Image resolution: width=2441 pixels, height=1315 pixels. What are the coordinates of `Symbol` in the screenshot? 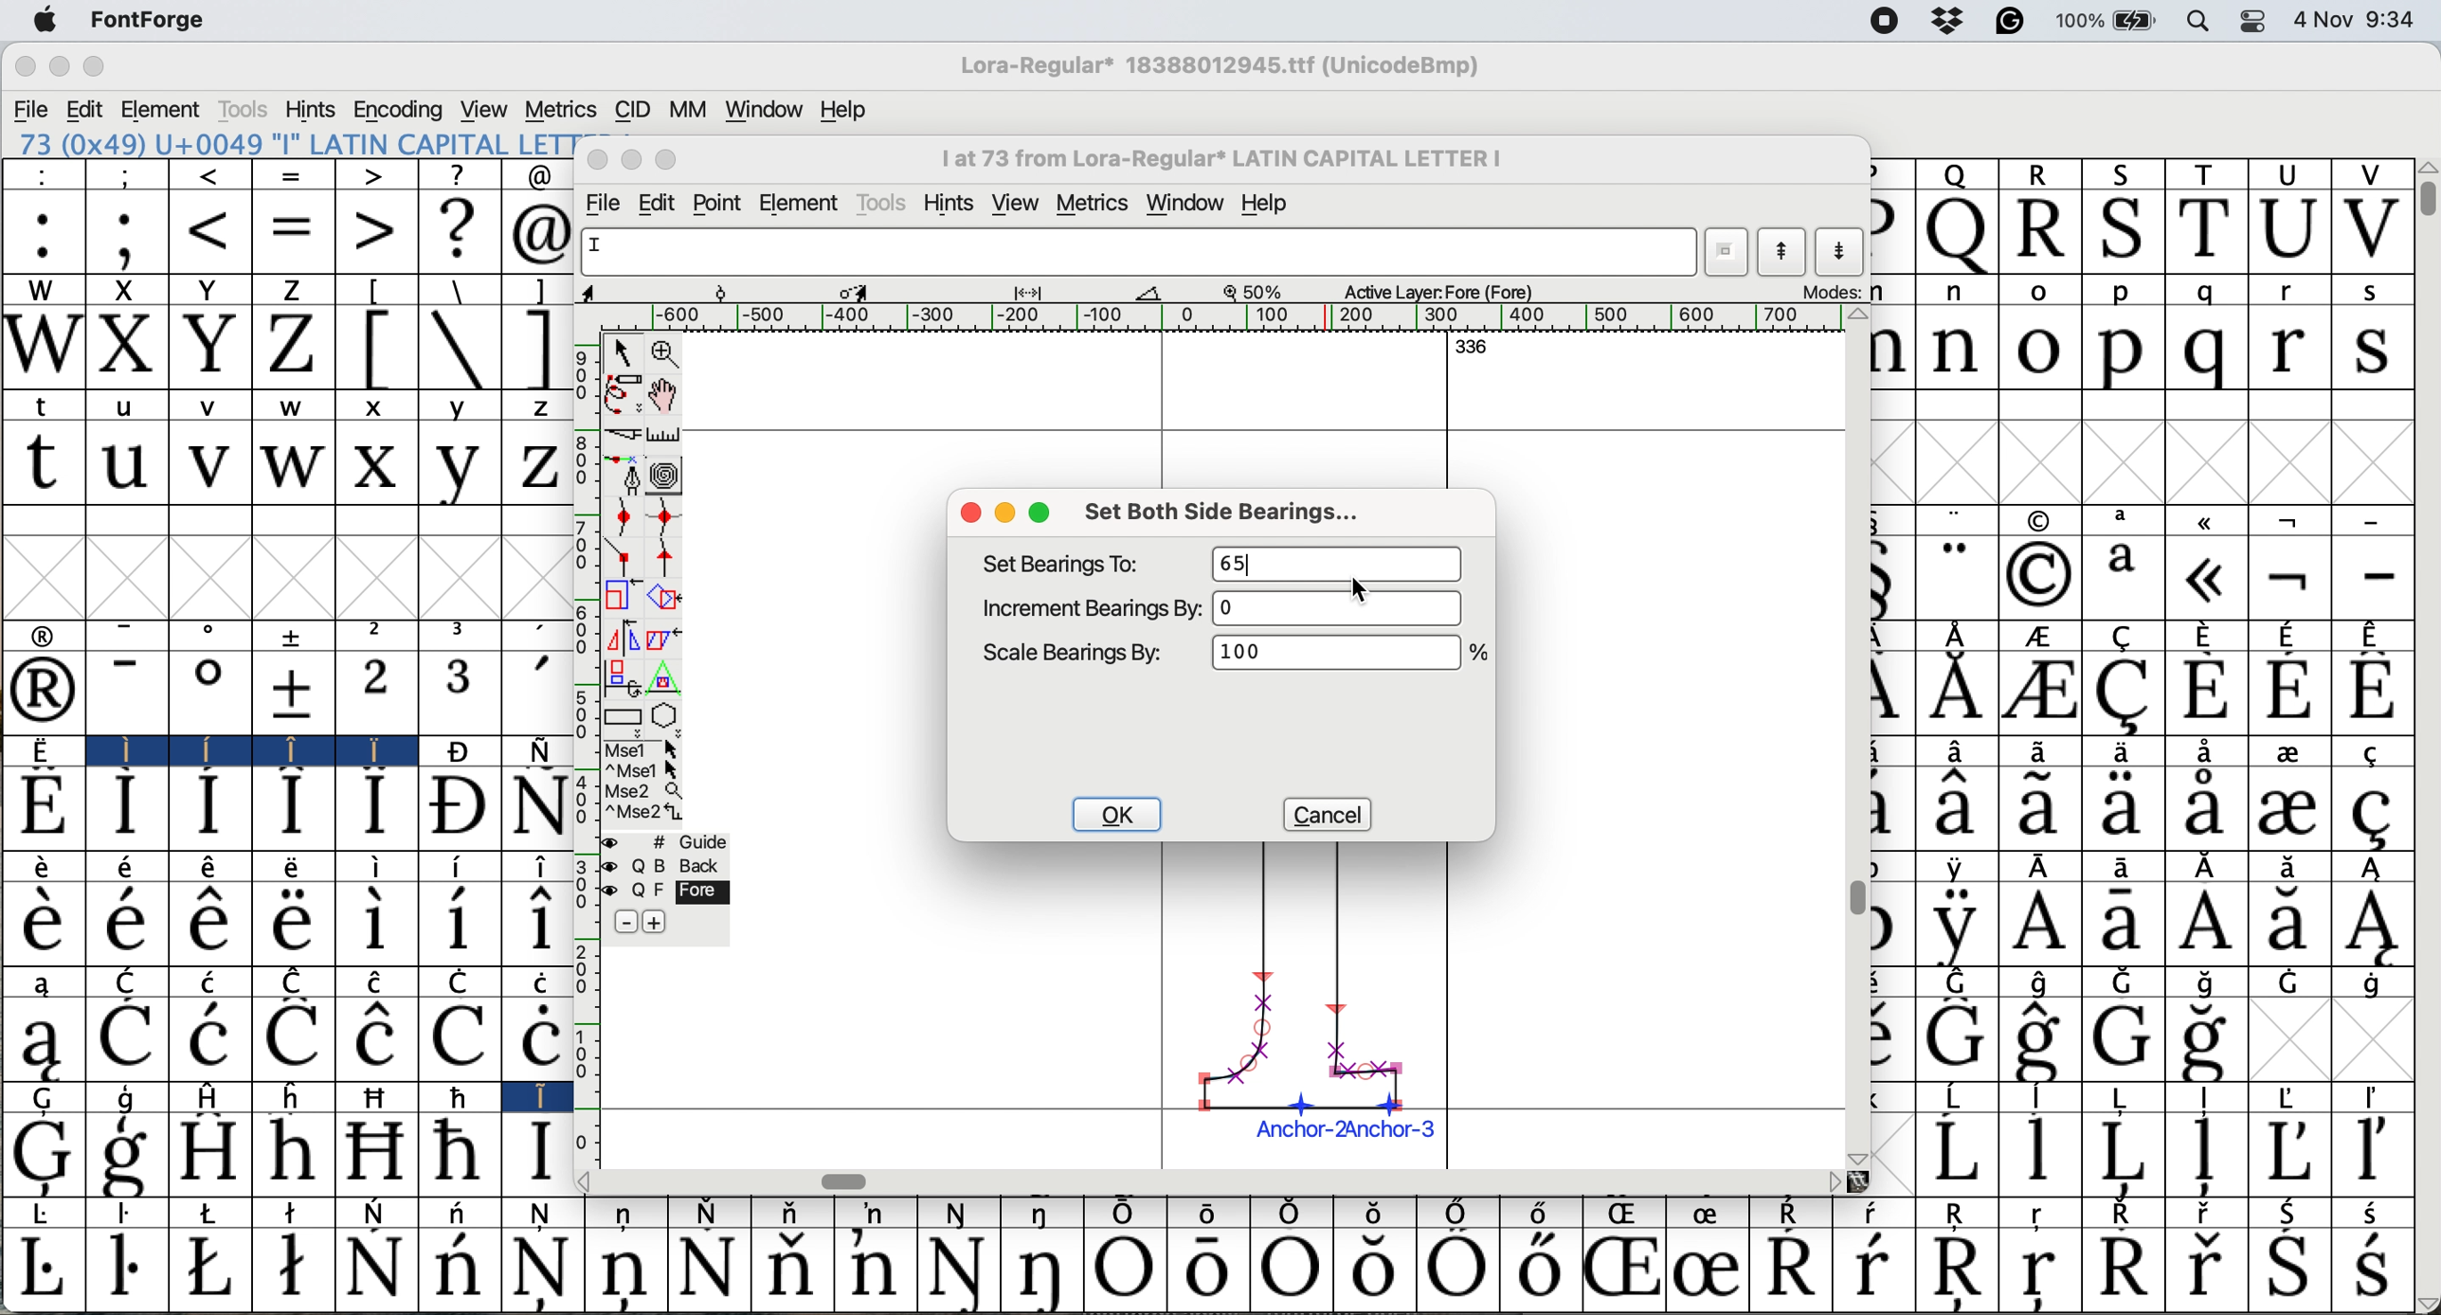 It's located at (1714, 1213).